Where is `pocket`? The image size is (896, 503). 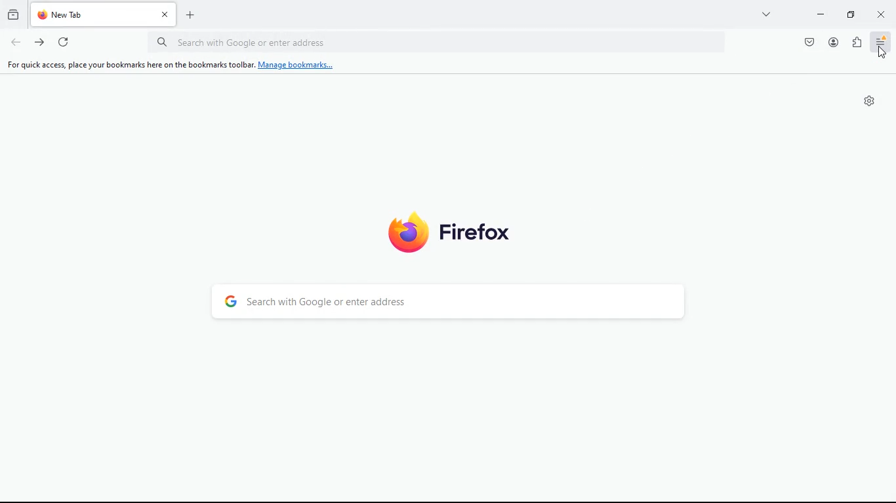 pocket is located at coordinates (809, 42).